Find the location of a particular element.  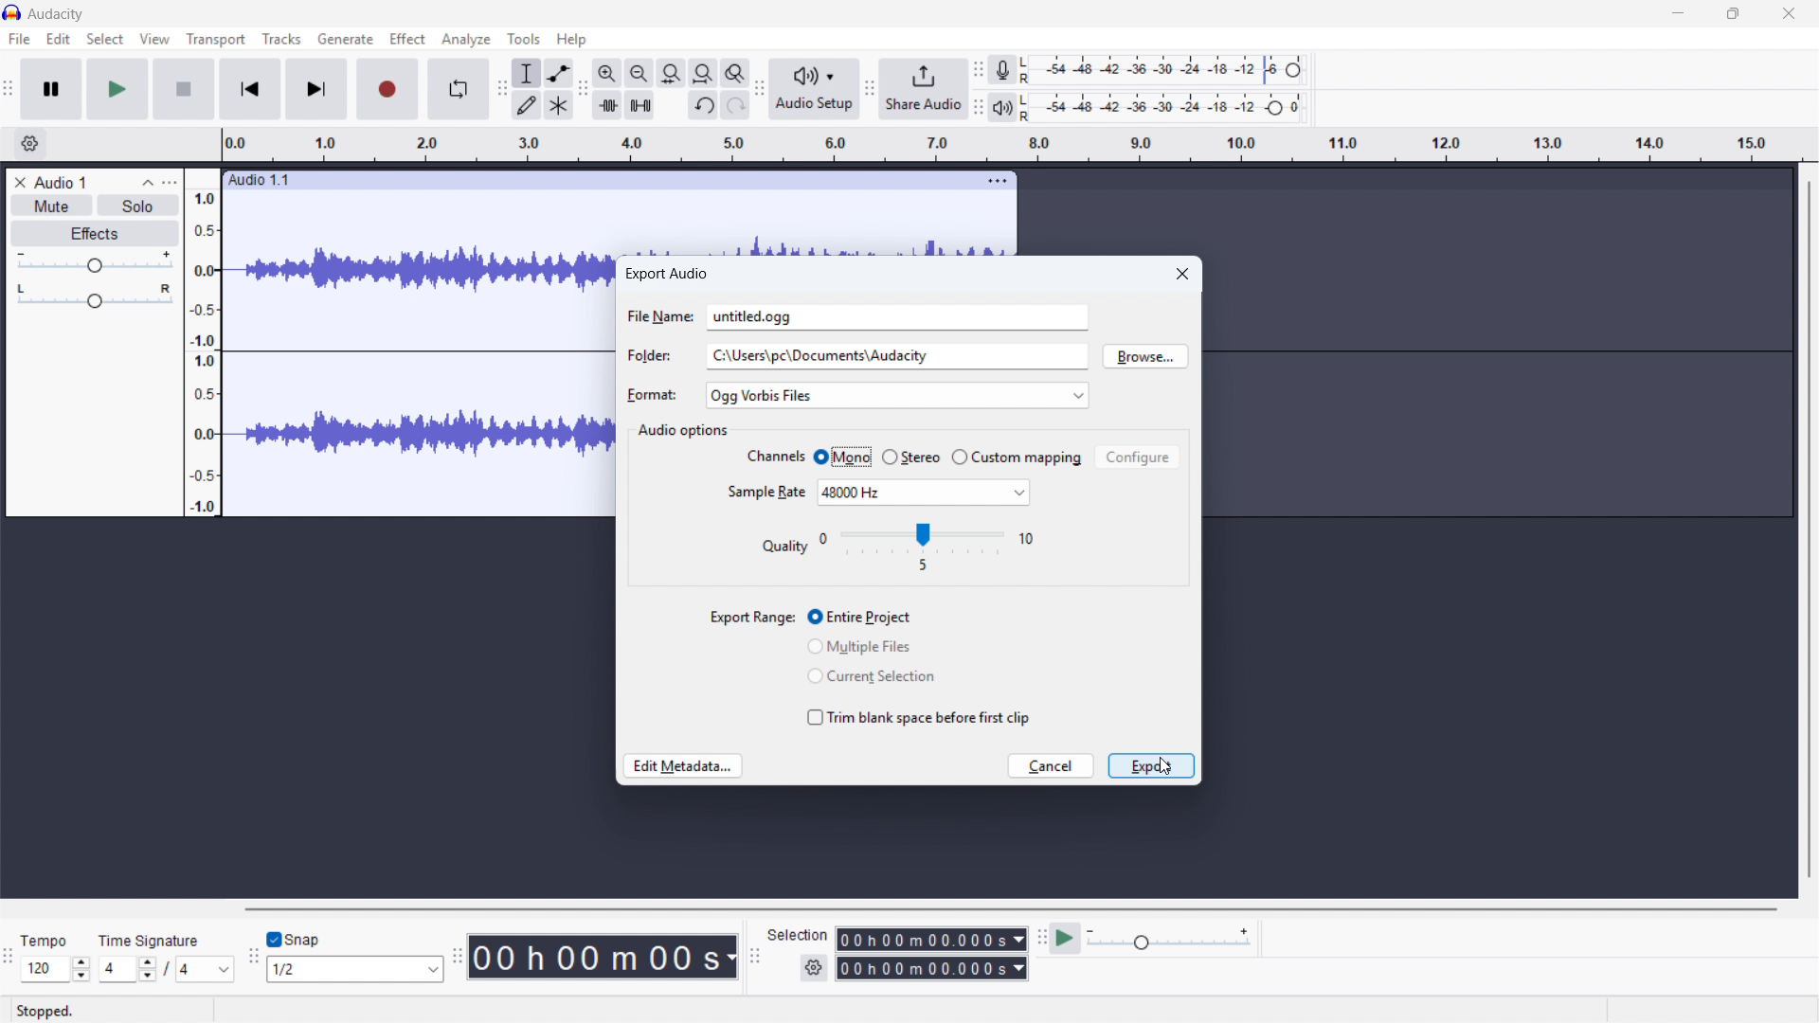

Fit project to width is located at coordinates (704, 72).